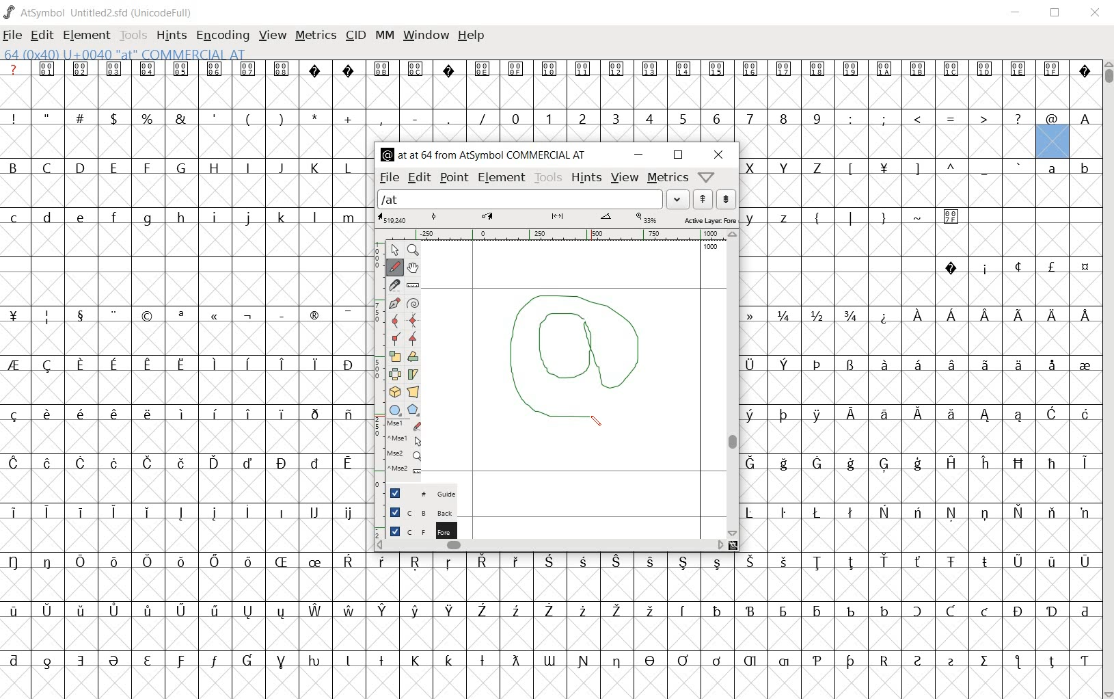  I want to click on element, so click(502, 178).